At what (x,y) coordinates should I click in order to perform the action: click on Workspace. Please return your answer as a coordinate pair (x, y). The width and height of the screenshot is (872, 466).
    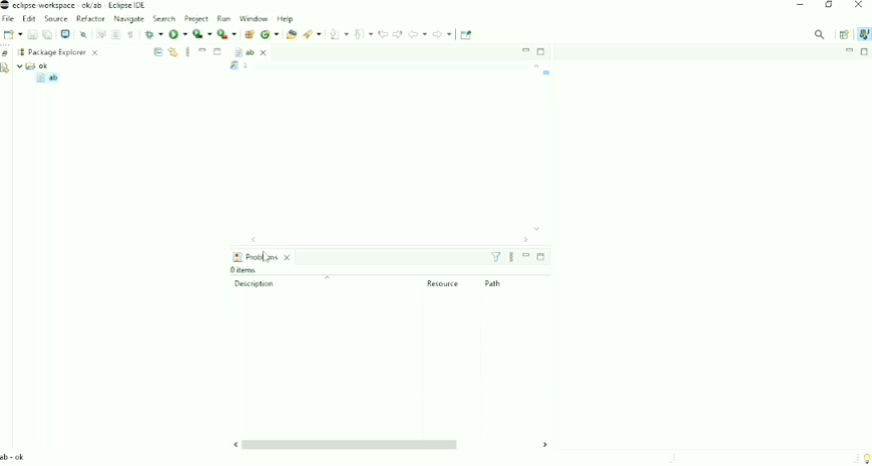
    Looking at the image, I should click on (21, 51).